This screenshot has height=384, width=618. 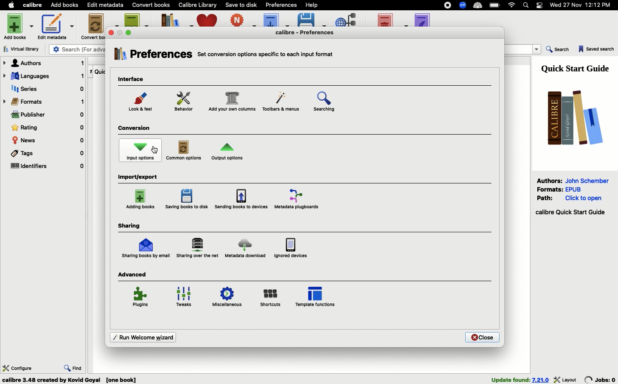 What do you see at coordinates (597, 50) in the screenshot?
I see `Saved search` at bounding box center [597, 50].